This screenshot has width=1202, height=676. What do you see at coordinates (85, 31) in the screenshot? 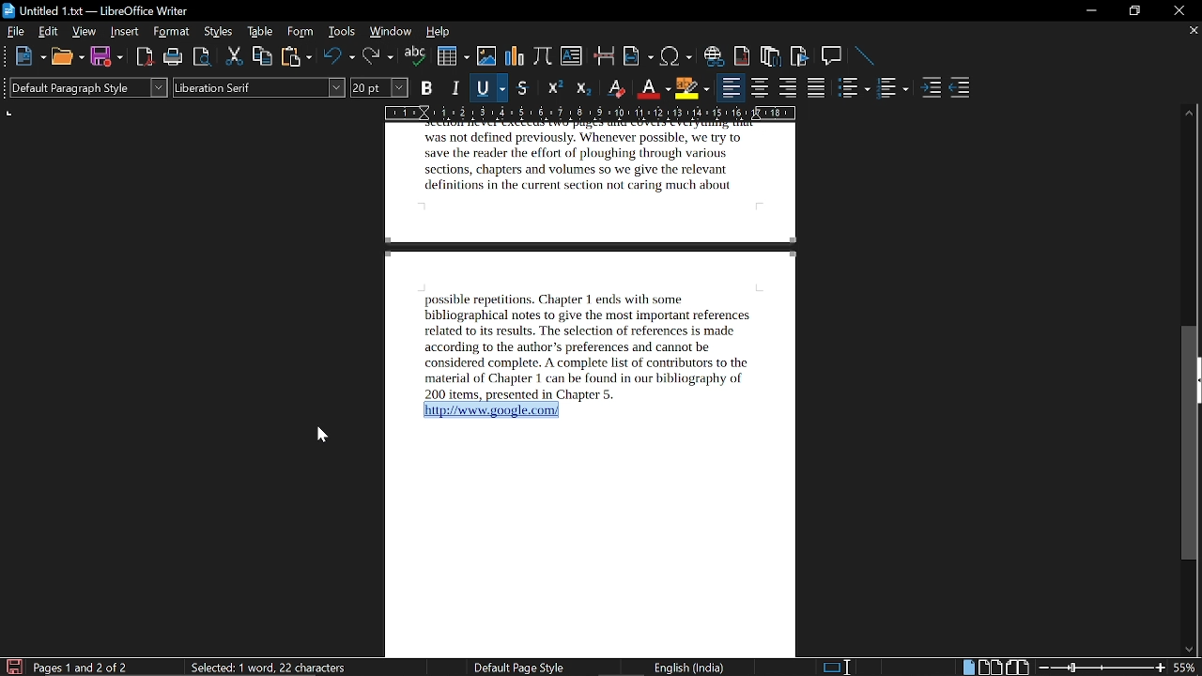
I see `view` at bounding box center [85, 31].